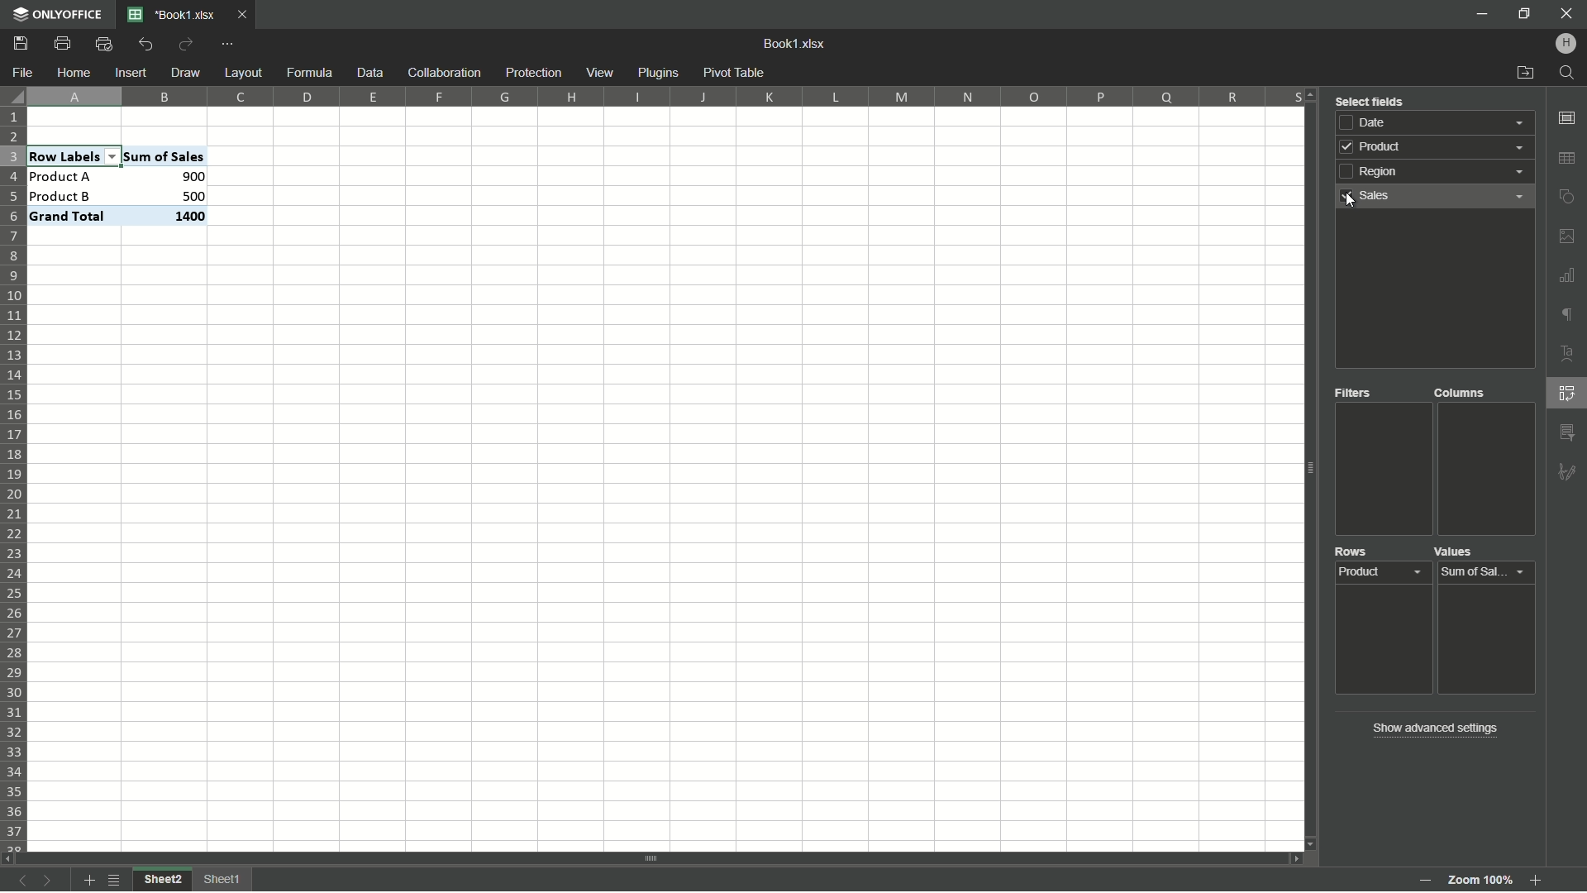 Image resolution: width=1587 pixels, height=893 pixels. I want to click on customize quick access toolbar, so click(229, 45).